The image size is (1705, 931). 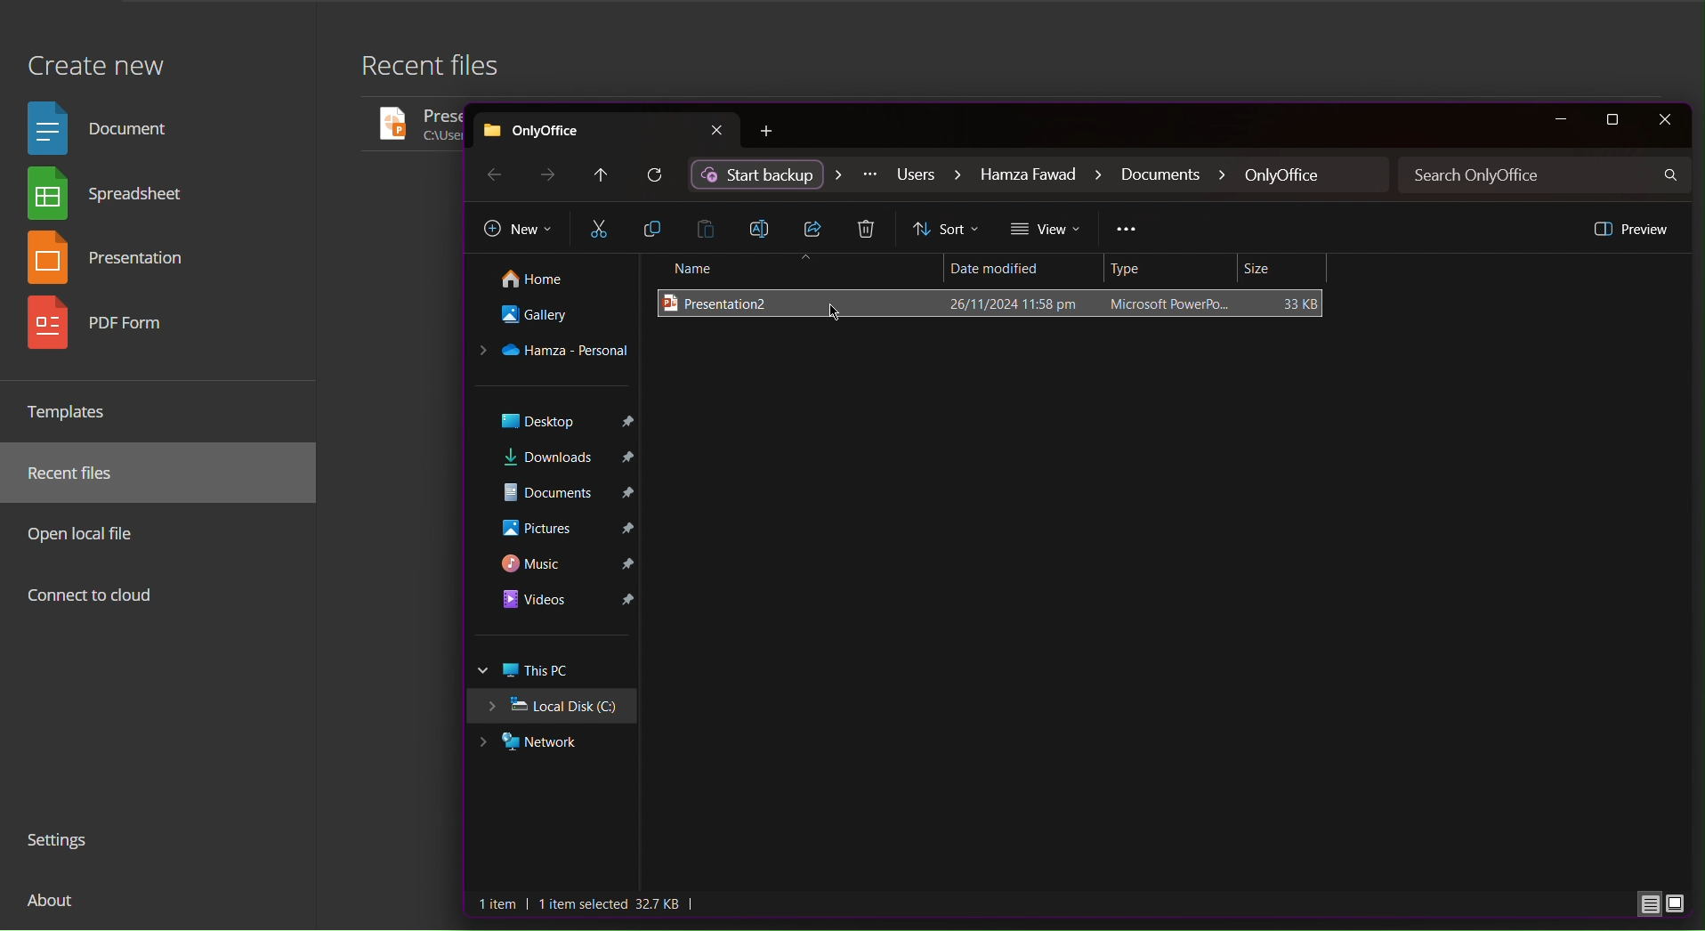 What do you see at coordinates (75, 411) in the screenshot?
I see `Templates` at bounding box center [75, 411].